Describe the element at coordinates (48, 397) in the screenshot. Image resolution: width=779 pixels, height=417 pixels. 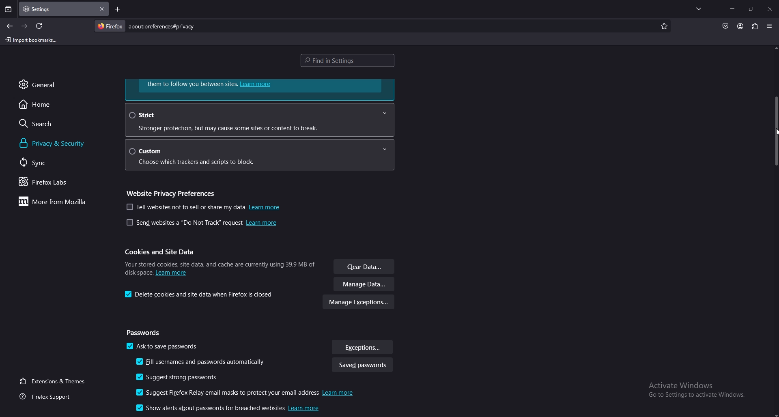
I see `firefox support` at that location.